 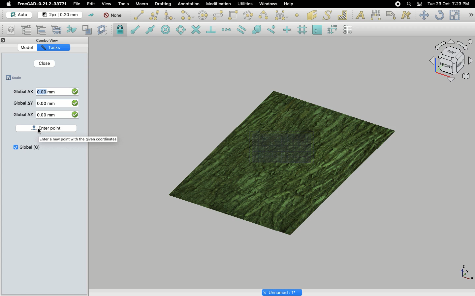 What do you see at coordinates (179, 29) in the screenshot?
I see `Snap angle` at bounding box center [179, 29].